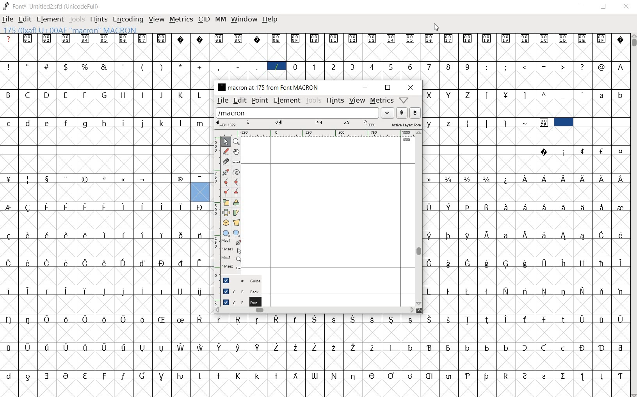 The image size is (637, 397). Describe the element at coordinates (163, 206) in the screenshot. I see `Symbol` at that location.